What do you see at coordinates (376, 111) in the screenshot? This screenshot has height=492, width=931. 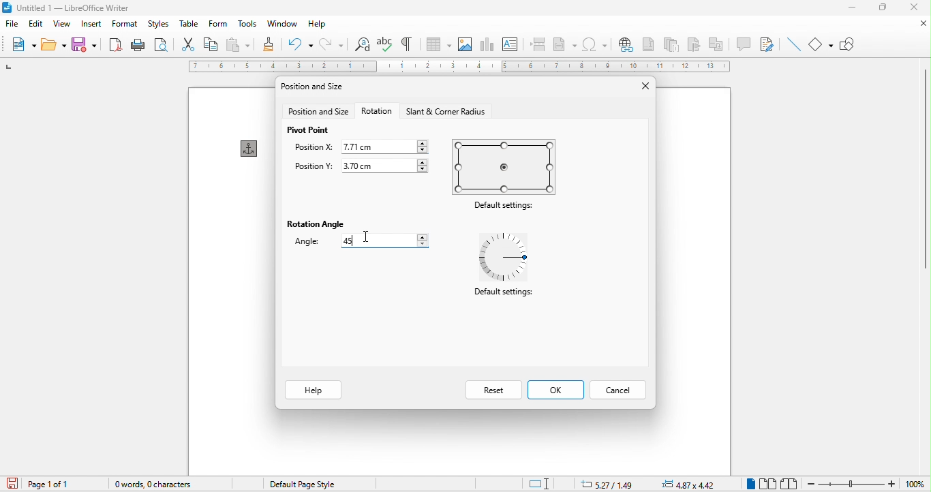 I see `rotation` at bounding box center [376, 111].